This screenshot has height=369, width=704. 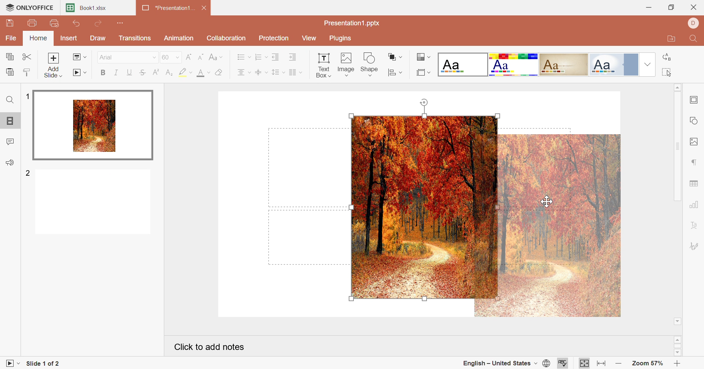 What do you see at coordinates (28, 96) in the screenshot?
I see `1` at bounding box center [28, 96].